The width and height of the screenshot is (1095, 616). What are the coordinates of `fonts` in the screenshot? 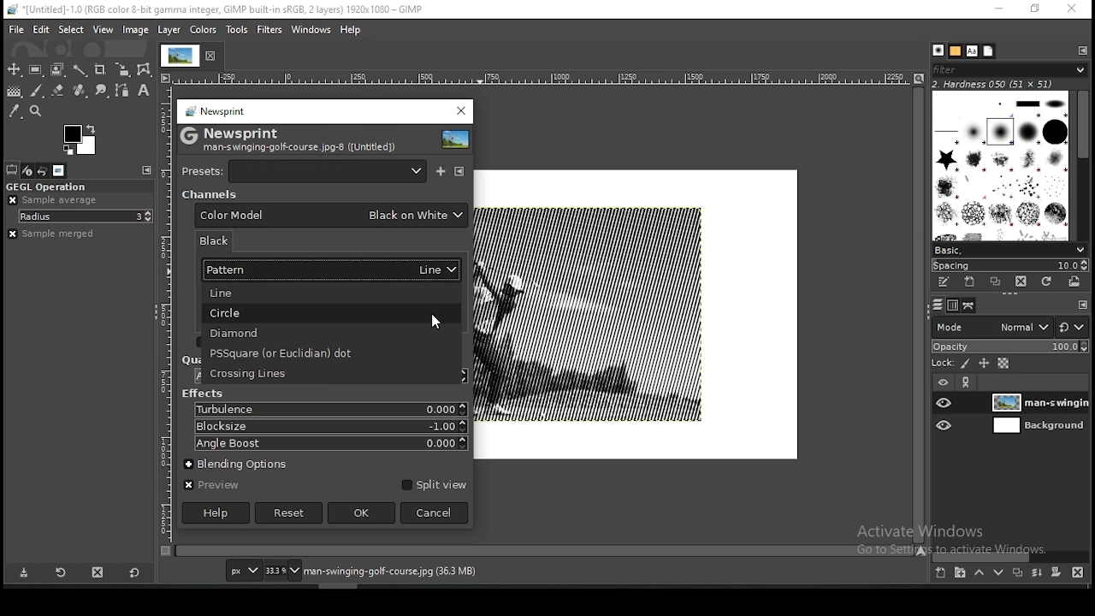 It's located at (973, 51).